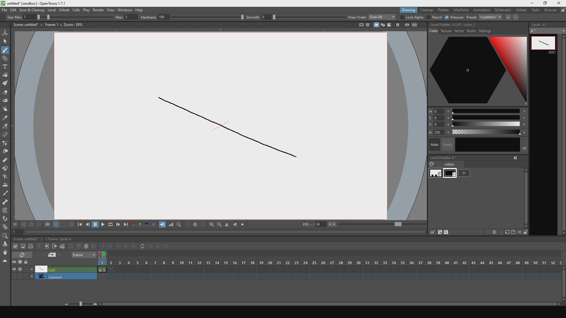 This screenshot has width=566, height=318. What do you see at coordinates (6, 110) in the screenshot?
I see `move` at bounding box center [6, 110].